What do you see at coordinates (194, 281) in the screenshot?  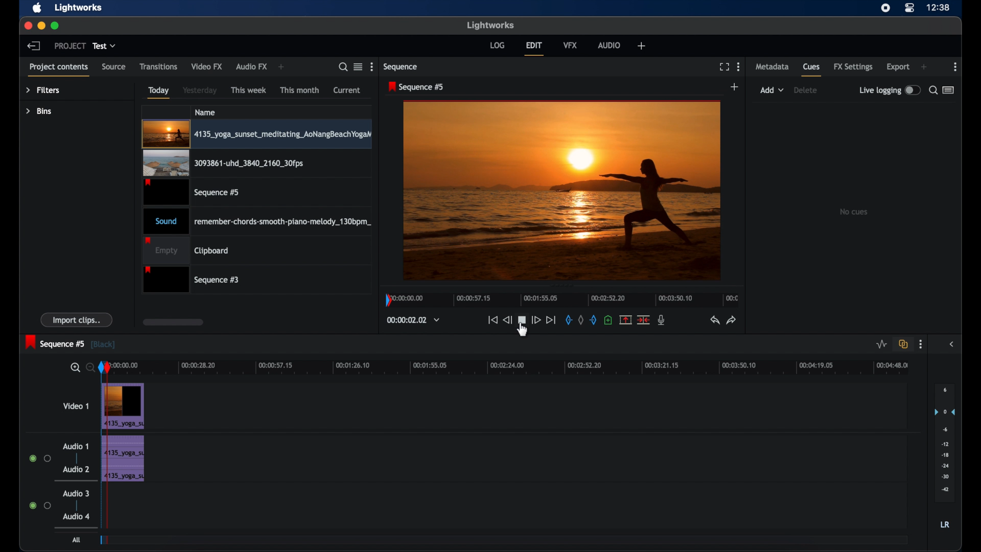 I see `sequence 3` at bounding box center [194, 281].